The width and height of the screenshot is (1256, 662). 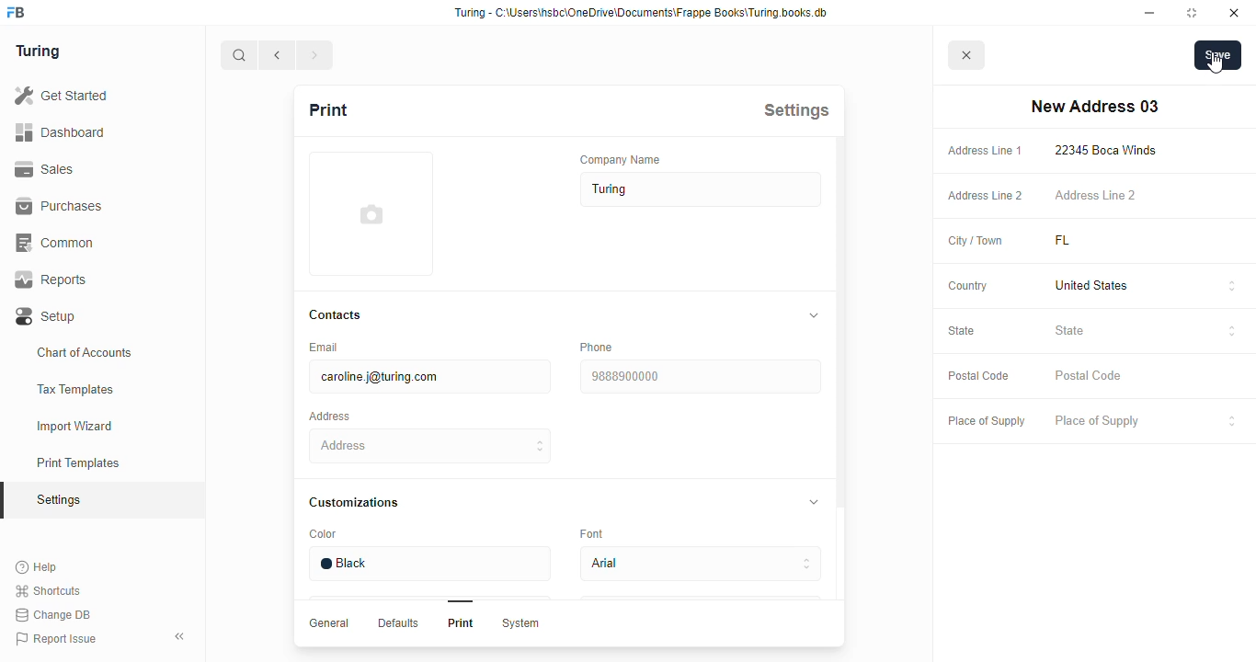 What do you see at coordinates (1094, 107) in the screenshot?
I see `new address 03` at bounding box center [1094, 107].